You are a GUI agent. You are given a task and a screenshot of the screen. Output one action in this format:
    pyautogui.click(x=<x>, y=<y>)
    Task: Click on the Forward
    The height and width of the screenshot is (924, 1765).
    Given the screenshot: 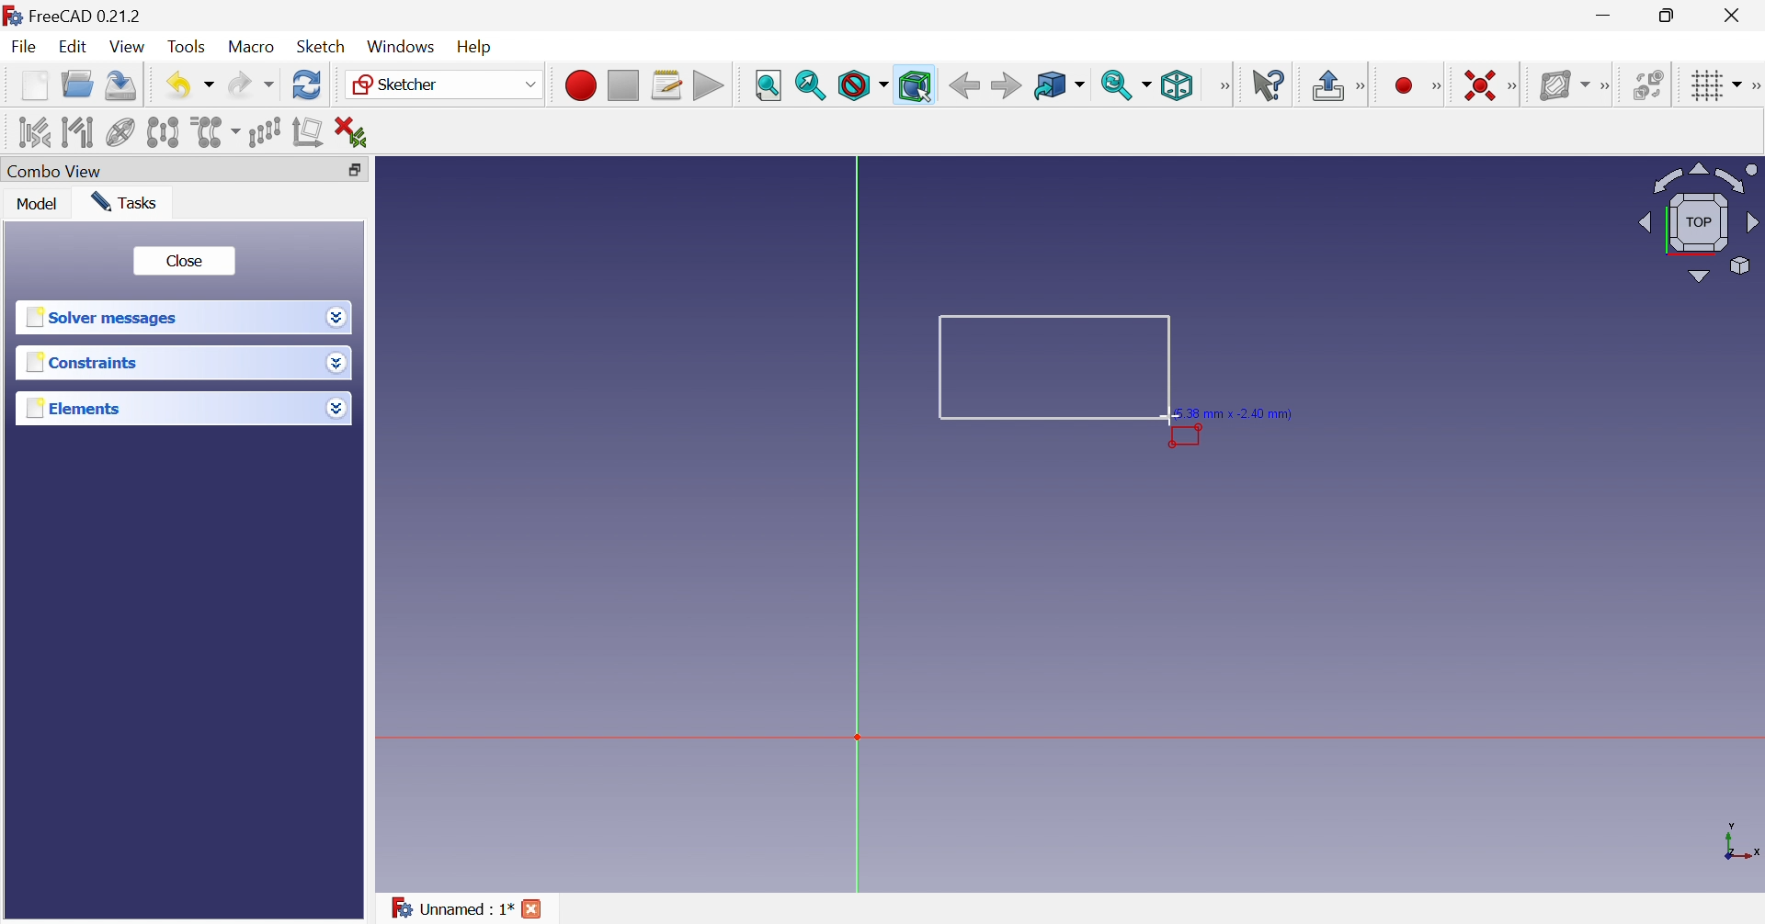 What is the action you would take?
    pyautogui.click(x=1006, y=86)
    